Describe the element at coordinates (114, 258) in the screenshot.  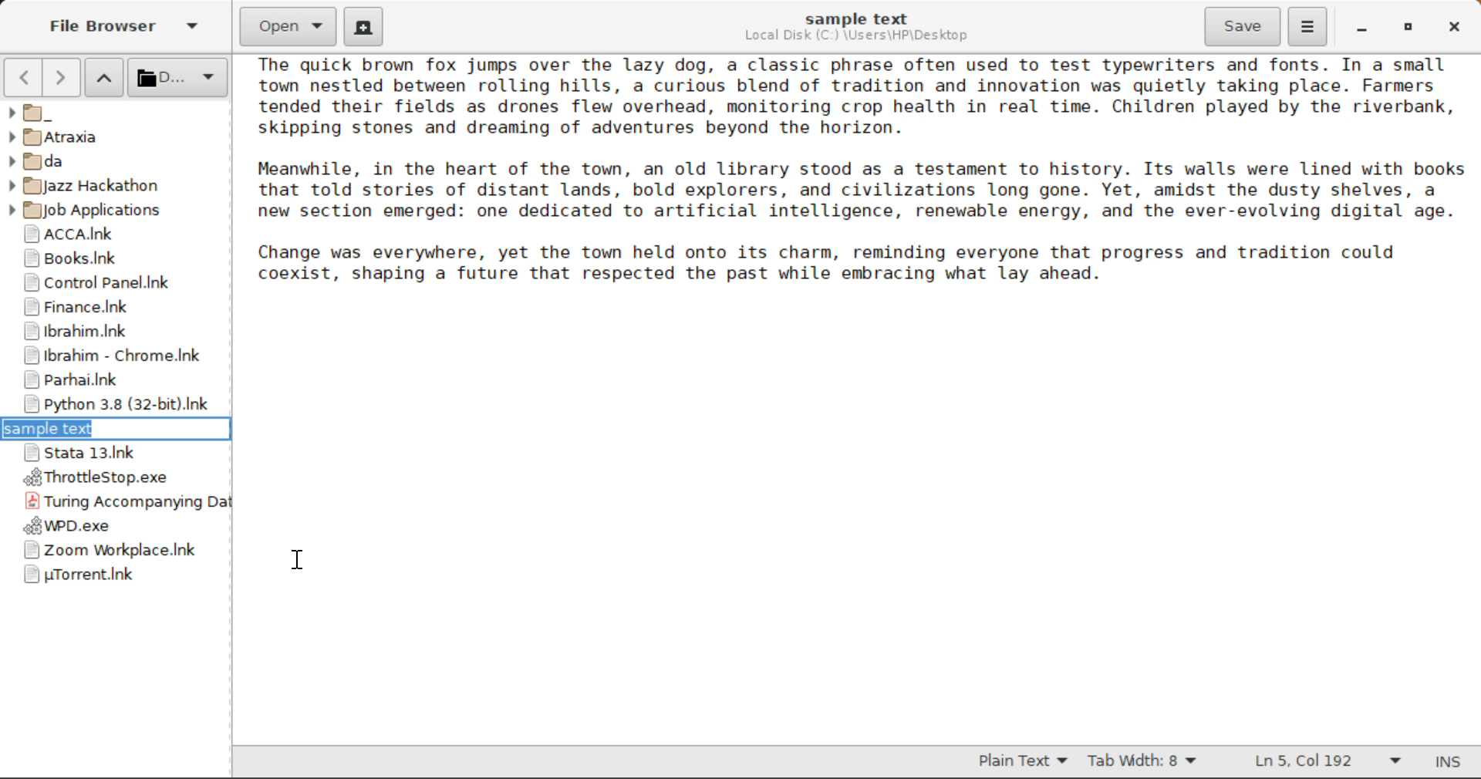
I see `Books Folder Shortcut Link` at that location.